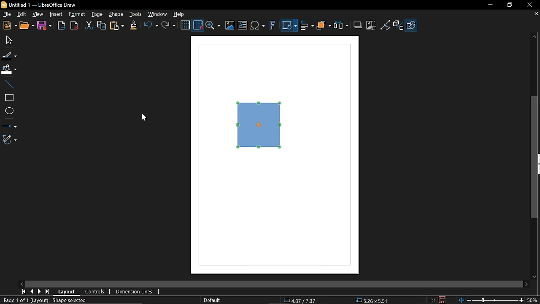 The height and width of the screenshot is (304, 540). I want to click on restore down, so click(510, 5).